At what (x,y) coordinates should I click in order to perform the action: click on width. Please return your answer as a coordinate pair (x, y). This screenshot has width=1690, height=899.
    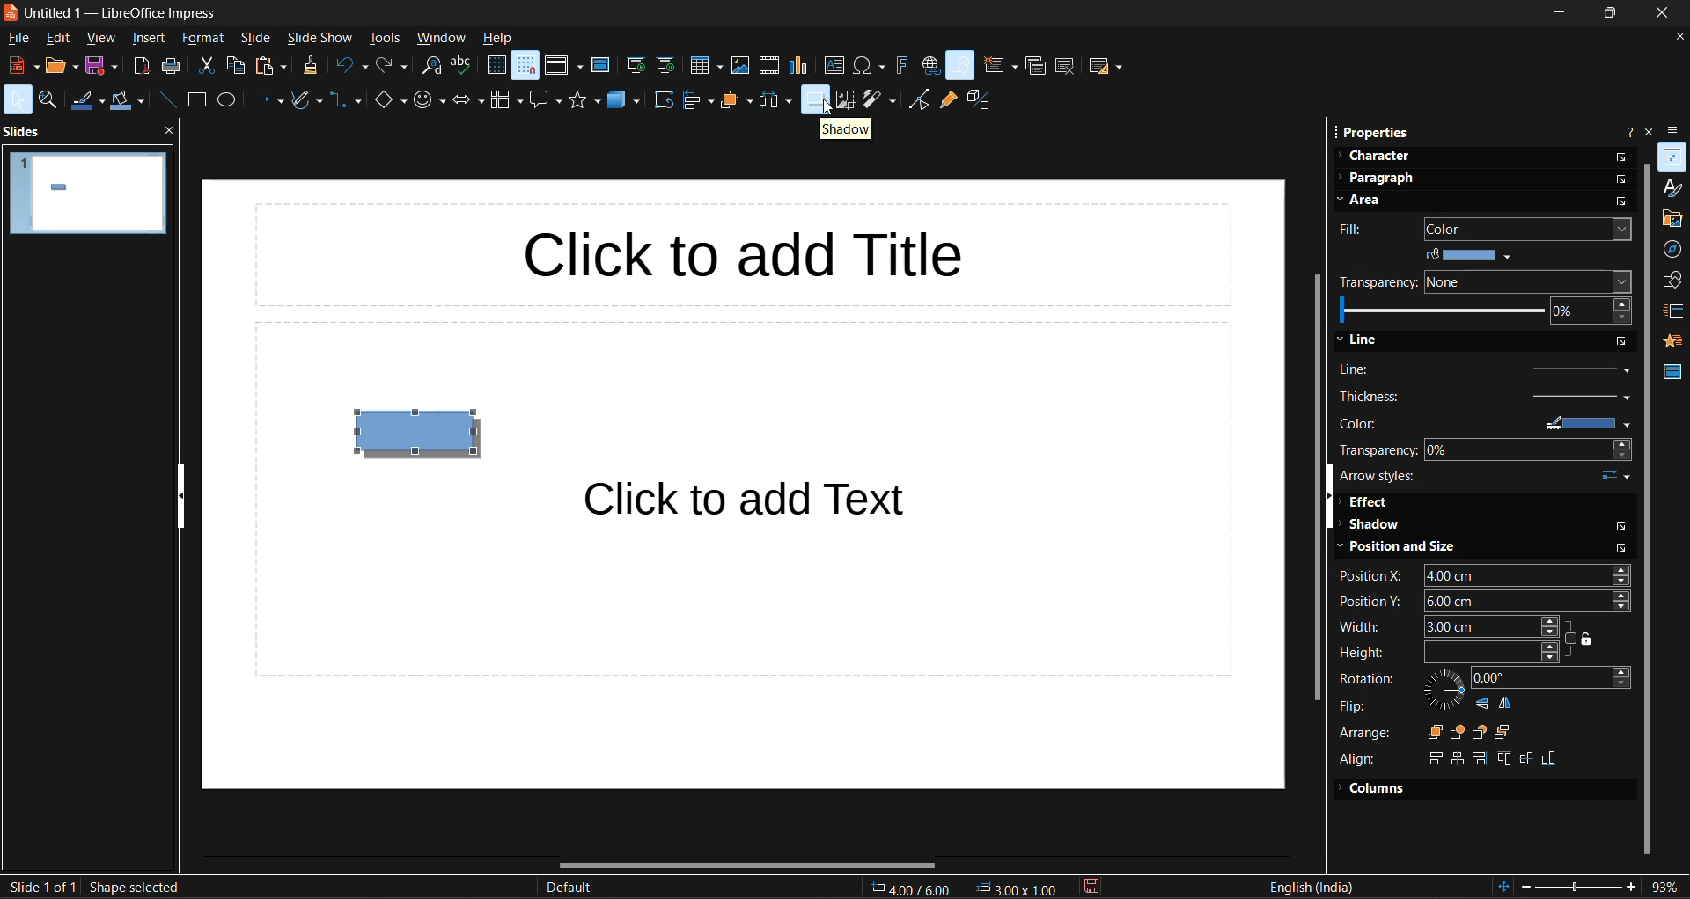
    Looking at the image, I should click on (1453, 625).